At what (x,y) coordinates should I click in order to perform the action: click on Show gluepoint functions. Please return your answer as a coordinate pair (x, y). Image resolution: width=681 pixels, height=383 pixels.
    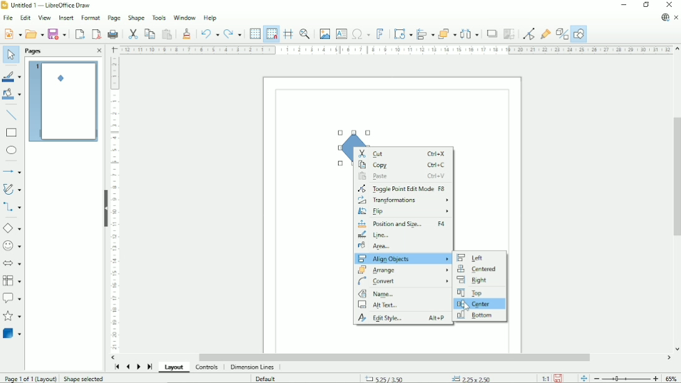
    Looking at the image, I should click on (546, 33).